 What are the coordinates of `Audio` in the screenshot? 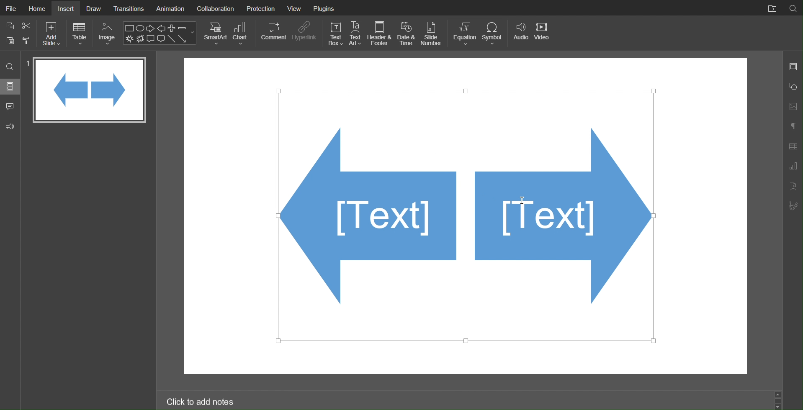 It's located at (520, 33).